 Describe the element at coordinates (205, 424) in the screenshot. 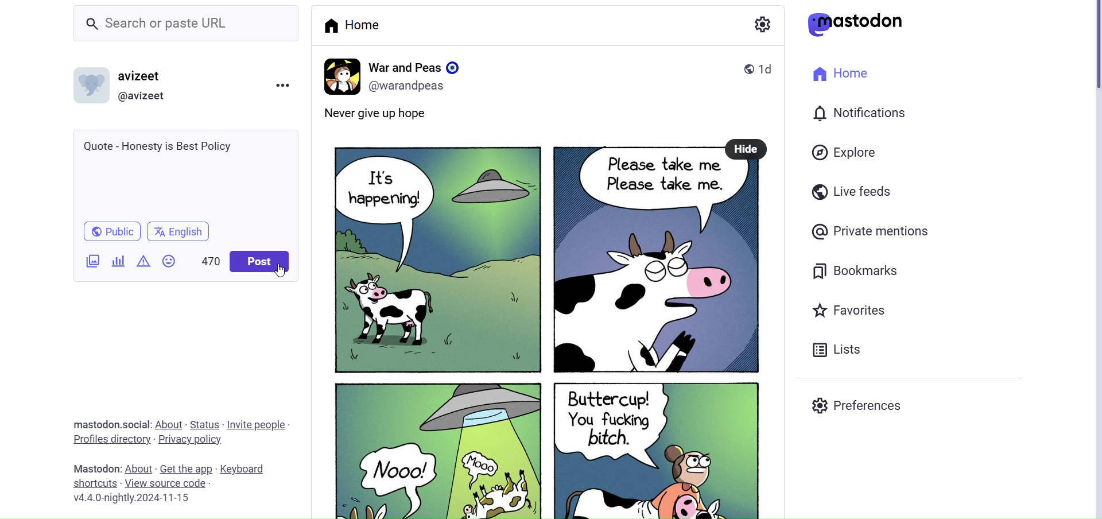

I see `Status` at that location.